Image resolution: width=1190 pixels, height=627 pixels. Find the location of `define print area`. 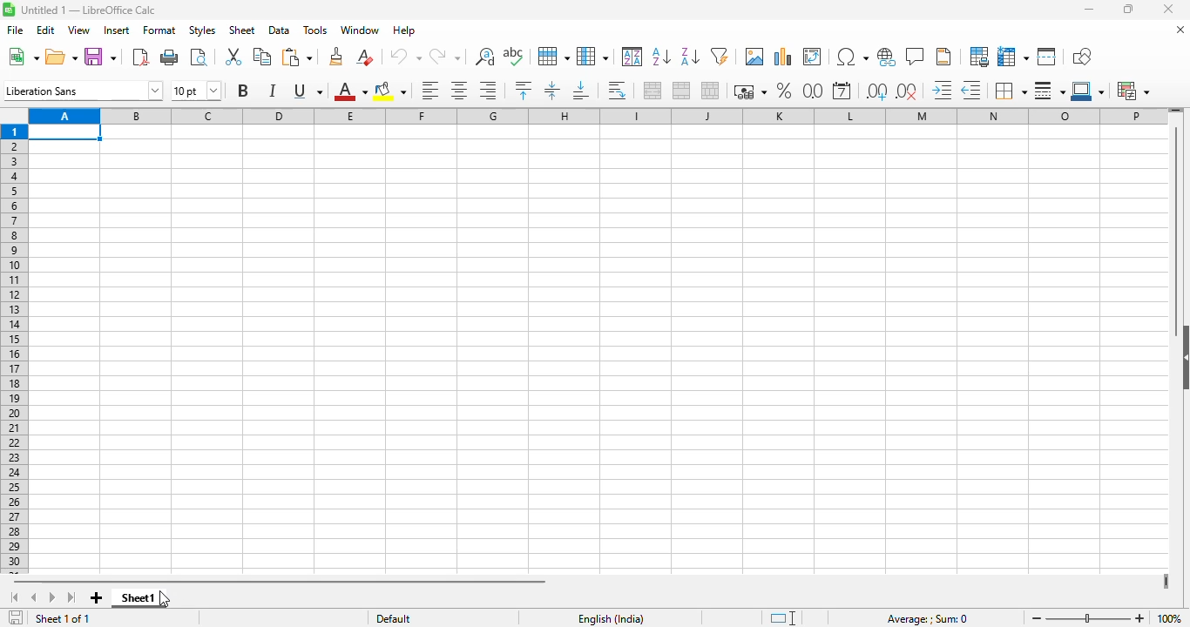

define print area is located at coordinates (978, 56).